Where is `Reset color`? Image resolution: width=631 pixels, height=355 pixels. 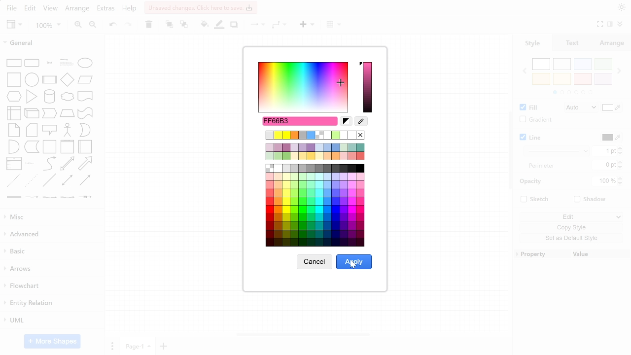
Reset color is located at coordinates (347, 121).